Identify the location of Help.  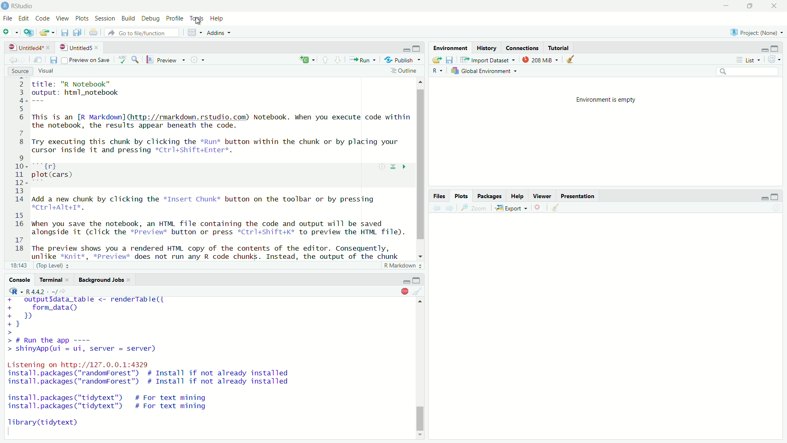
(218, 19).